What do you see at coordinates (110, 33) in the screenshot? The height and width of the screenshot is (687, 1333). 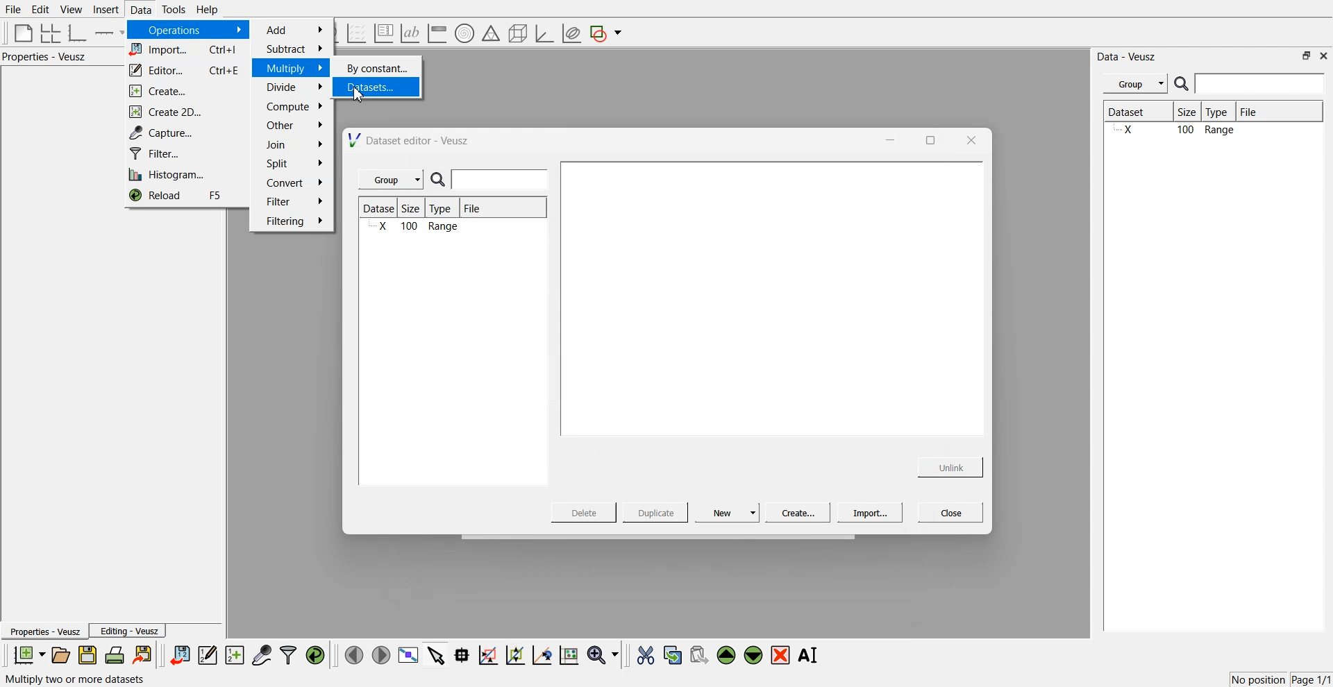 I see `add an axis` at bounding box center [110, 33].